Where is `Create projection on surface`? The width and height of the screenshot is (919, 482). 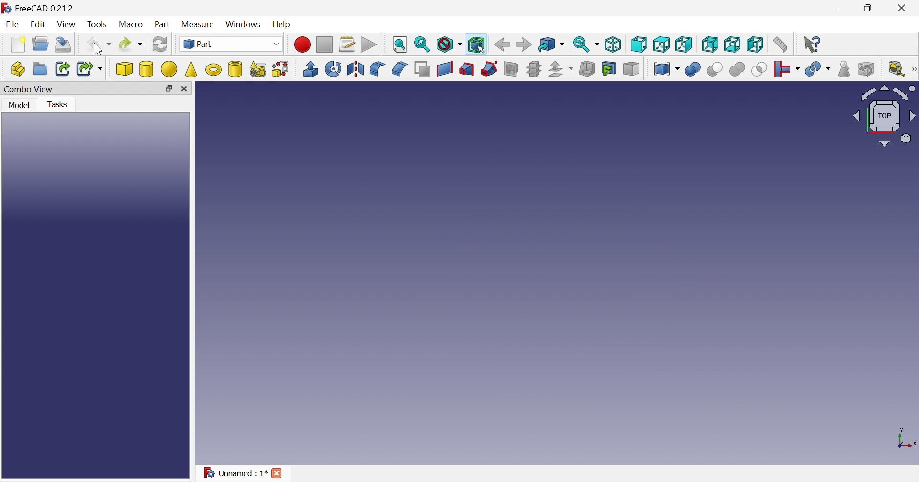 Create projection on surface is located at coordinates (609, 69).